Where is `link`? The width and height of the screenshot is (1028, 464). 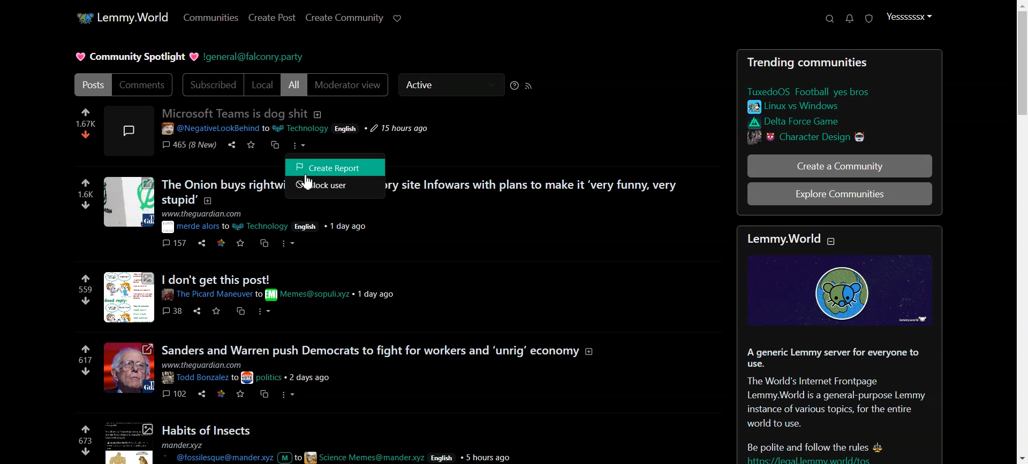
link is located at coordinates (222, 393).